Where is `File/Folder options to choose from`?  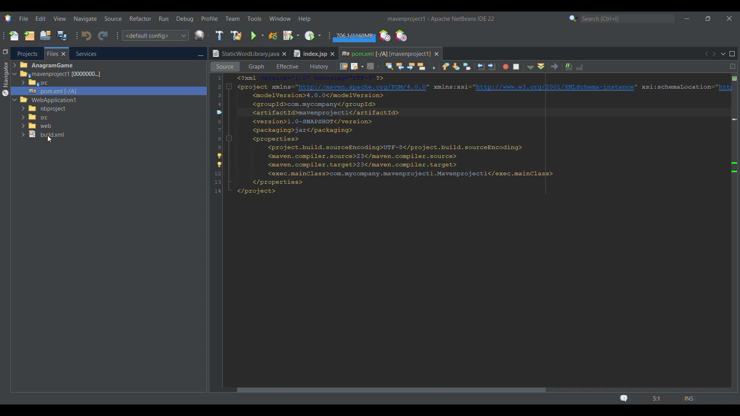 File/Folder options to choose from is located at coordinates (47, 122).